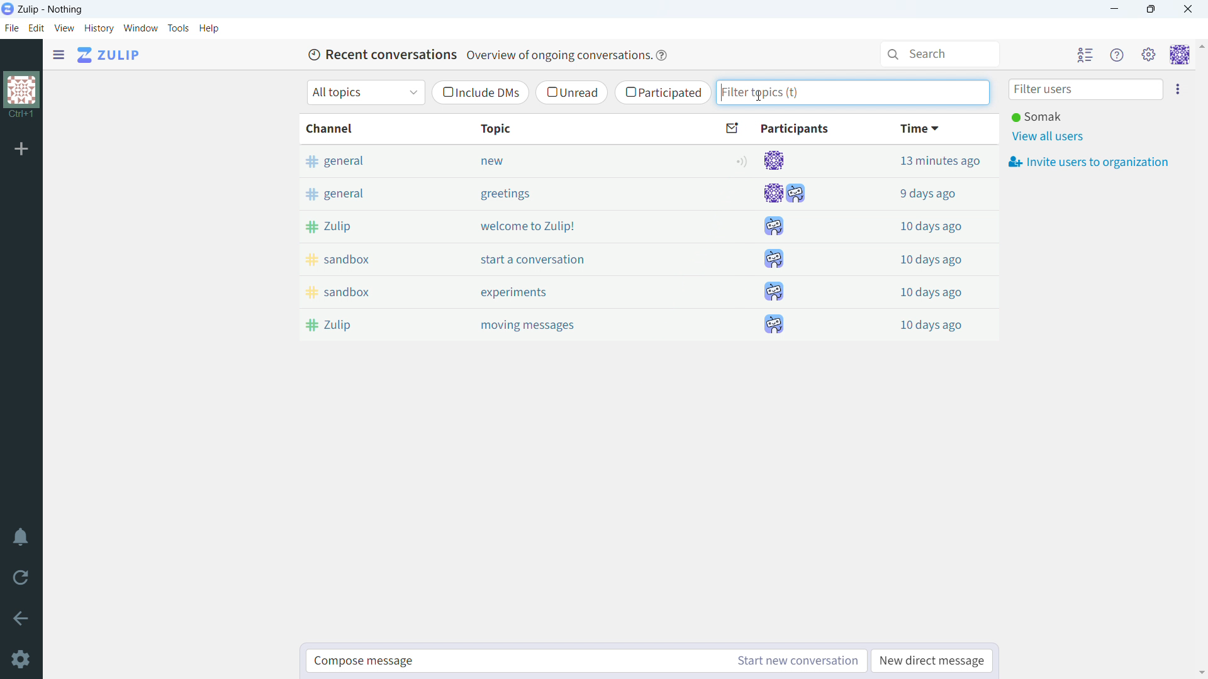  What do you see at coordinates (779, 129) in the screenshot?
I see `participants` at bounding box center [779, 129].